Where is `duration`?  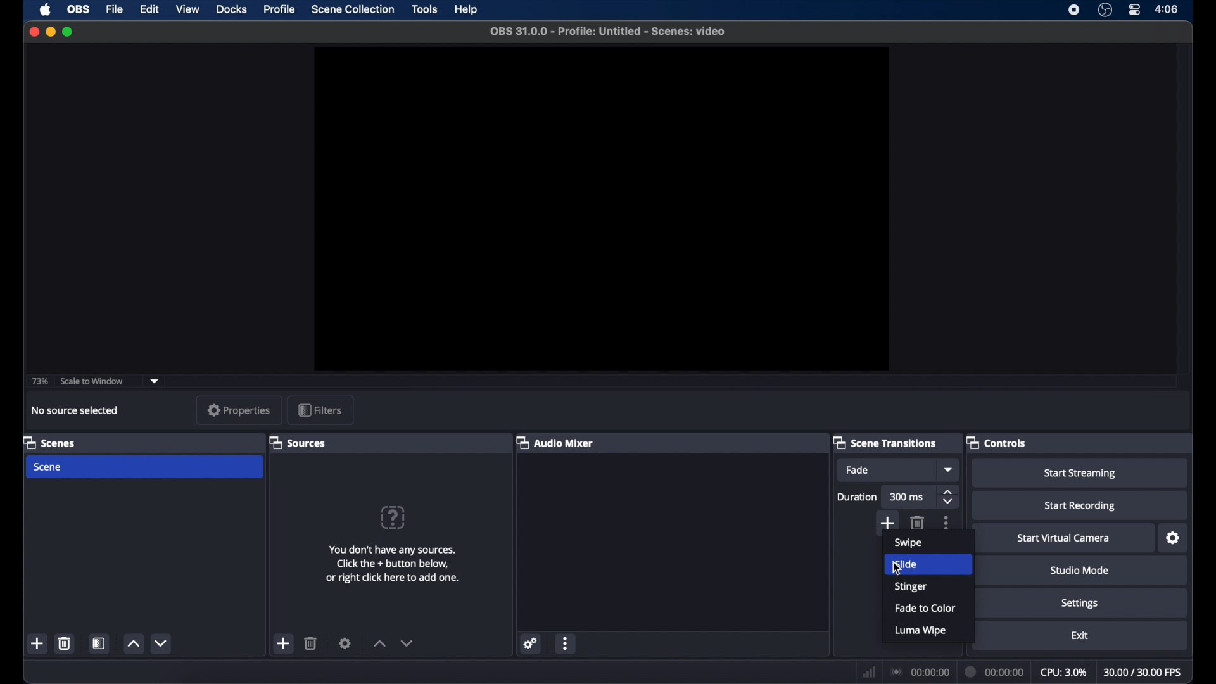
duration is located at coordinates (995, 671).